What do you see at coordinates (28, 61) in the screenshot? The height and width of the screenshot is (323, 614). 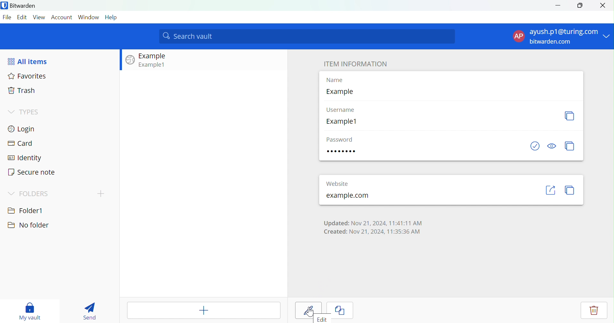 I see `All items` at bounding box center [28, 61].